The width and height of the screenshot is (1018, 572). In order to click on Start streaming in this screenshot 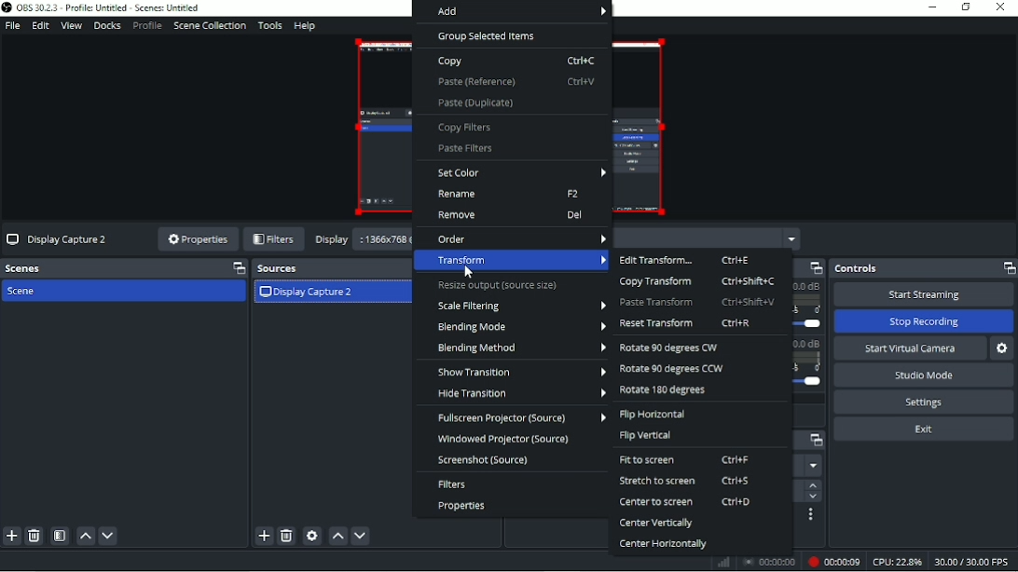, I will do `click(923, 294)`.